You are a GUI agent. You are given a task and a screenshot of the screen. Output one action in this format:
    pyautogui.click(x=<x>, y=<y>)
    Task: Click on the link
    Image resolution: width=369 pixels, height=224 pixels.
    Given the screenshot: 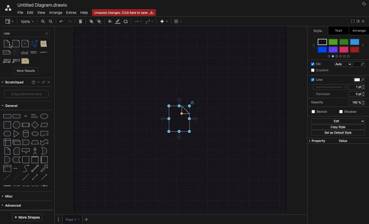 What is the action you would take?
    pyautogui.click(x=7, y=187)
    